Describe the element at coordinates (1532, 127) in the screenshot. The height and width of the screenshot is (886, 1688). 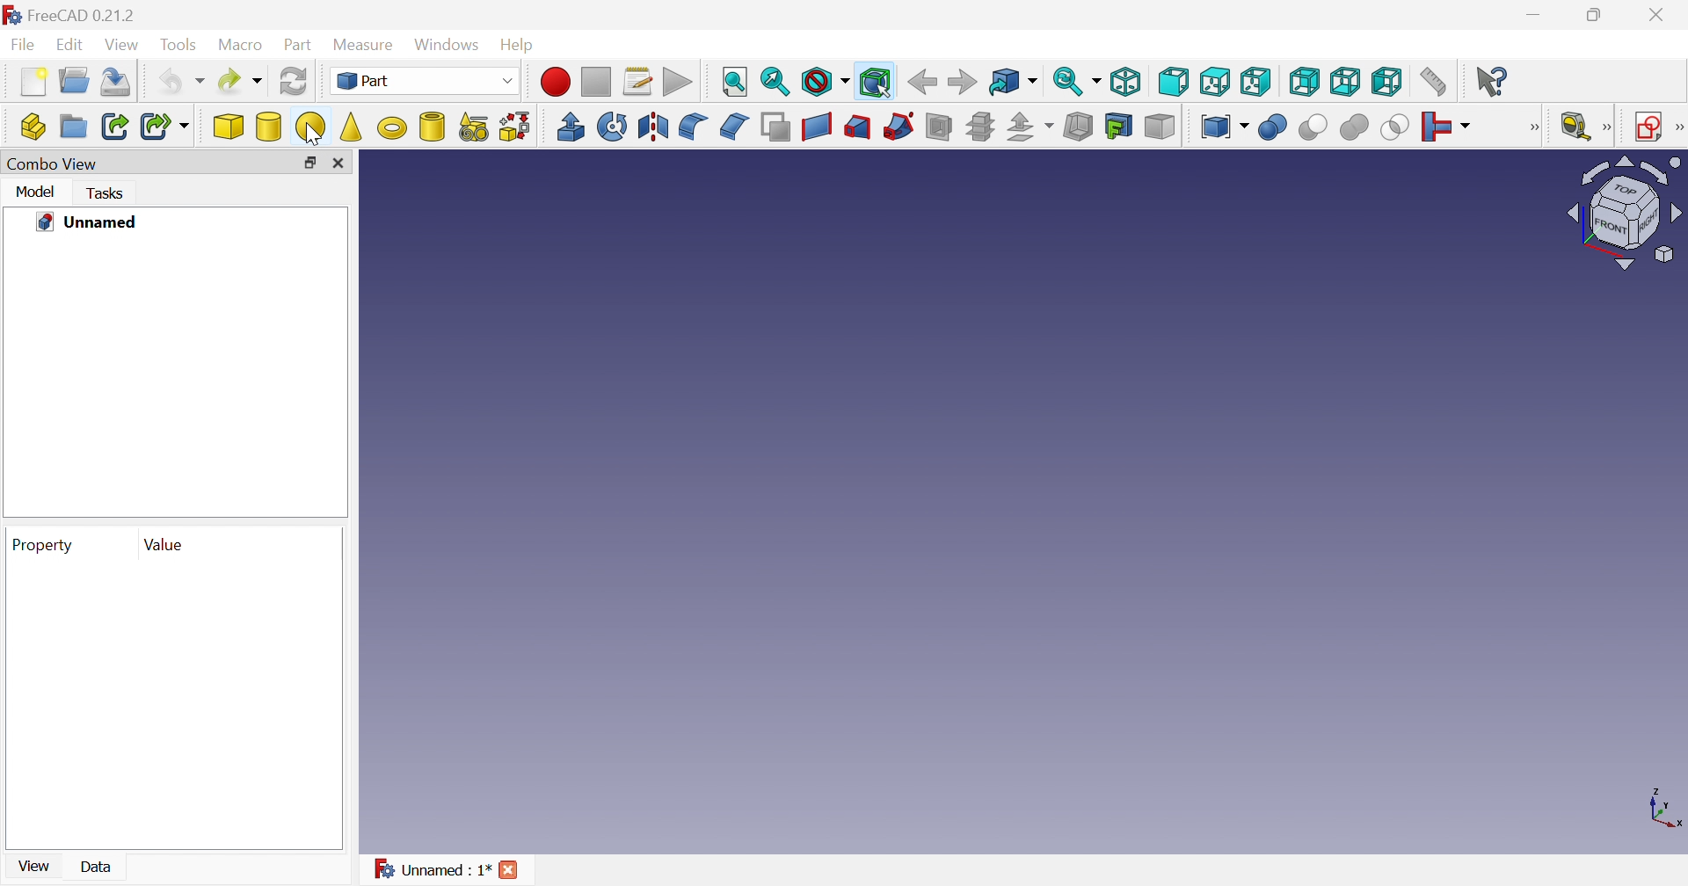
I see `[Boolean]` at that location.